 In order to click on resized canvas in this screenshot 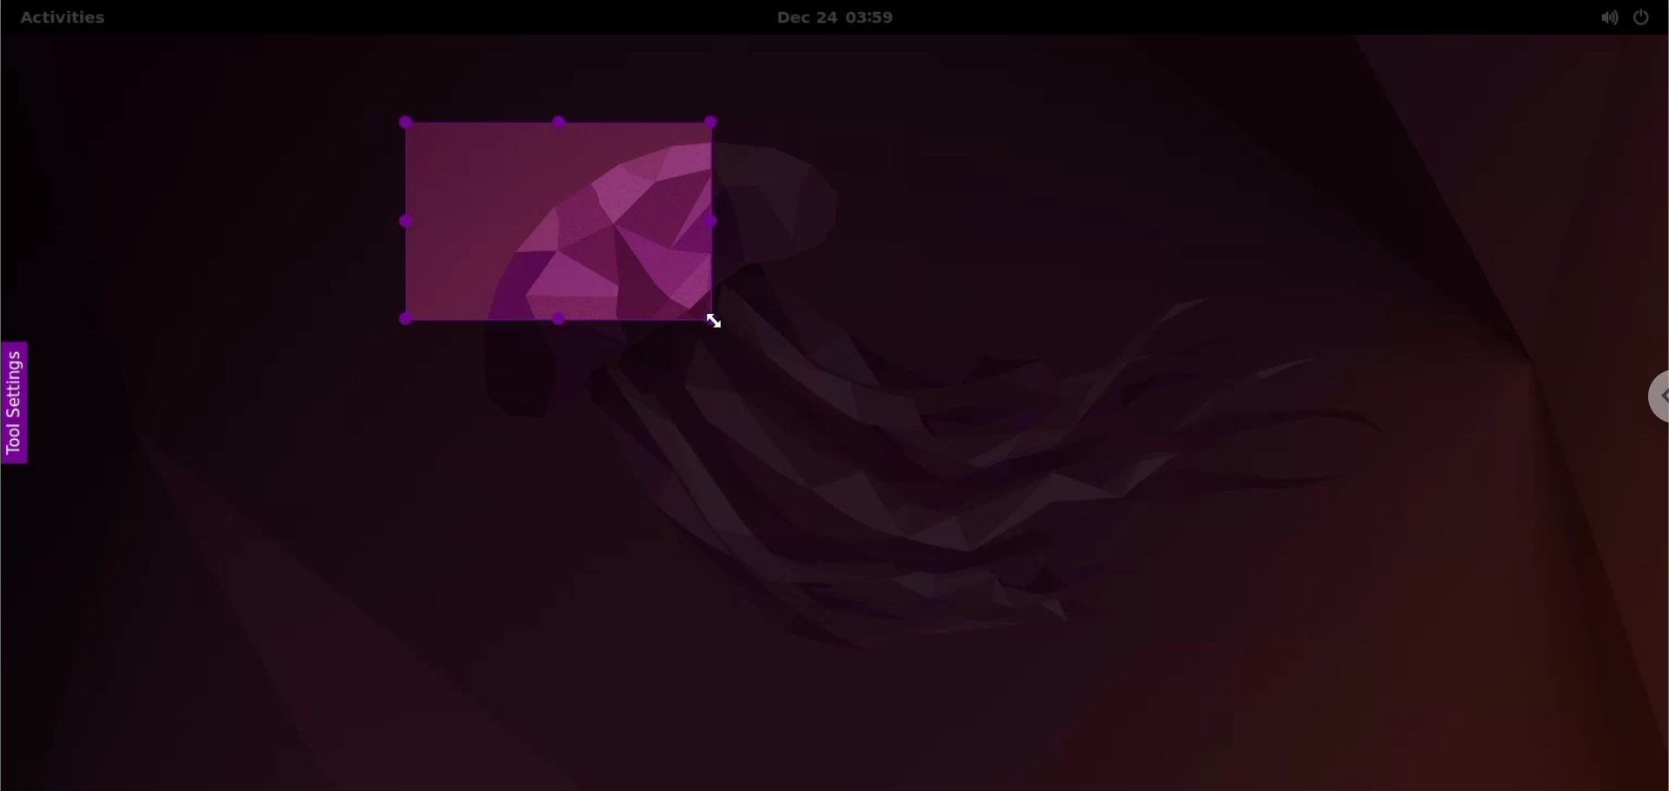, I will do `click(556, 219)`.